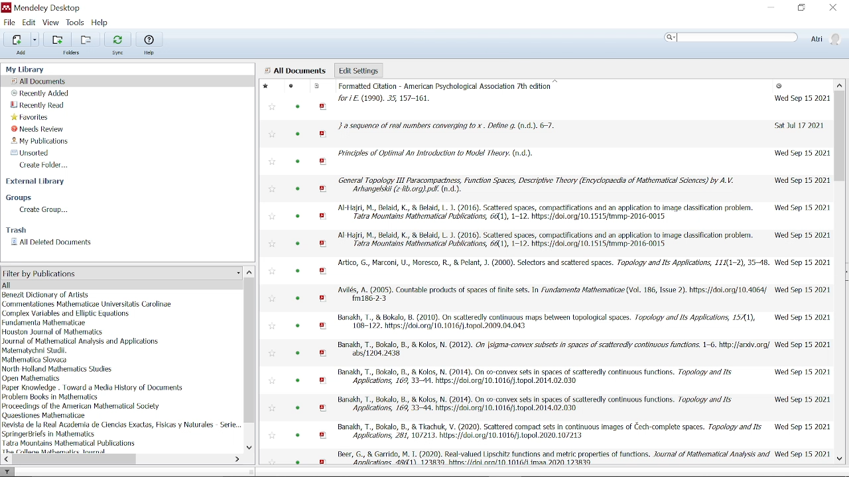  I want to click on favourite, so click(273, 189).